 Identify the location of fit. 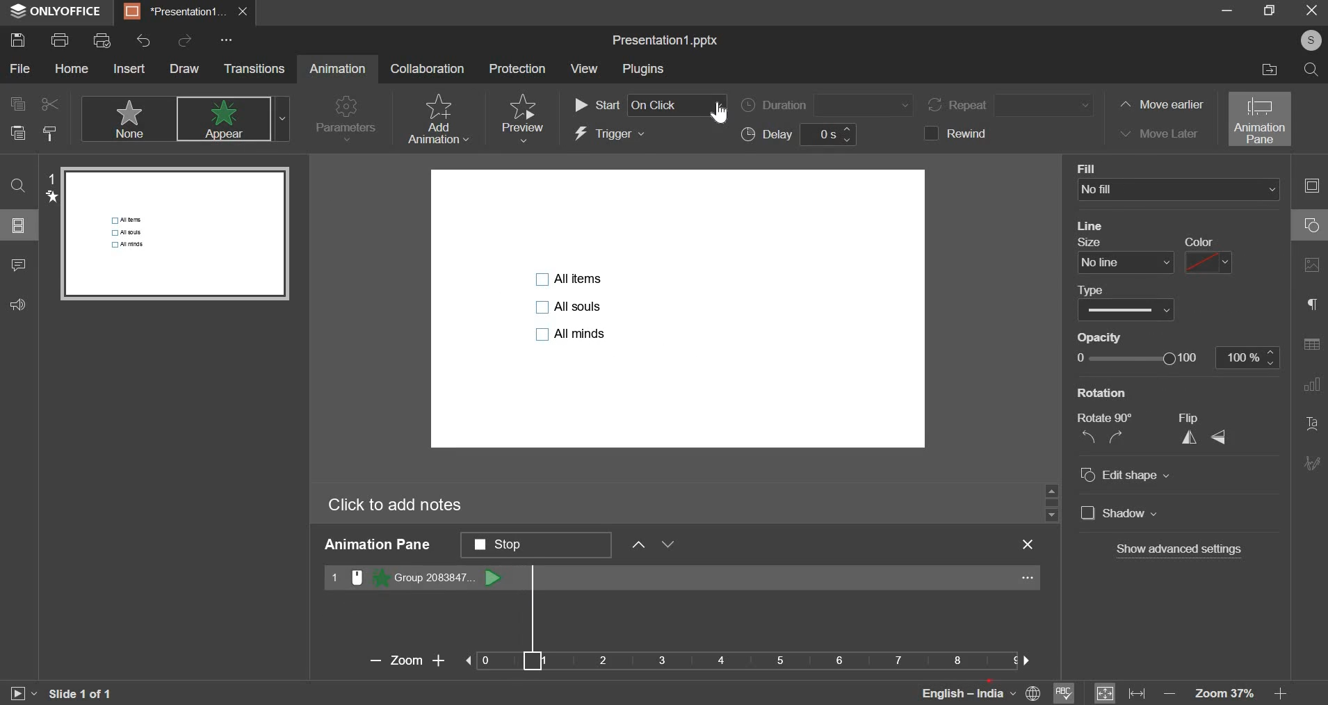
(1120, 692).